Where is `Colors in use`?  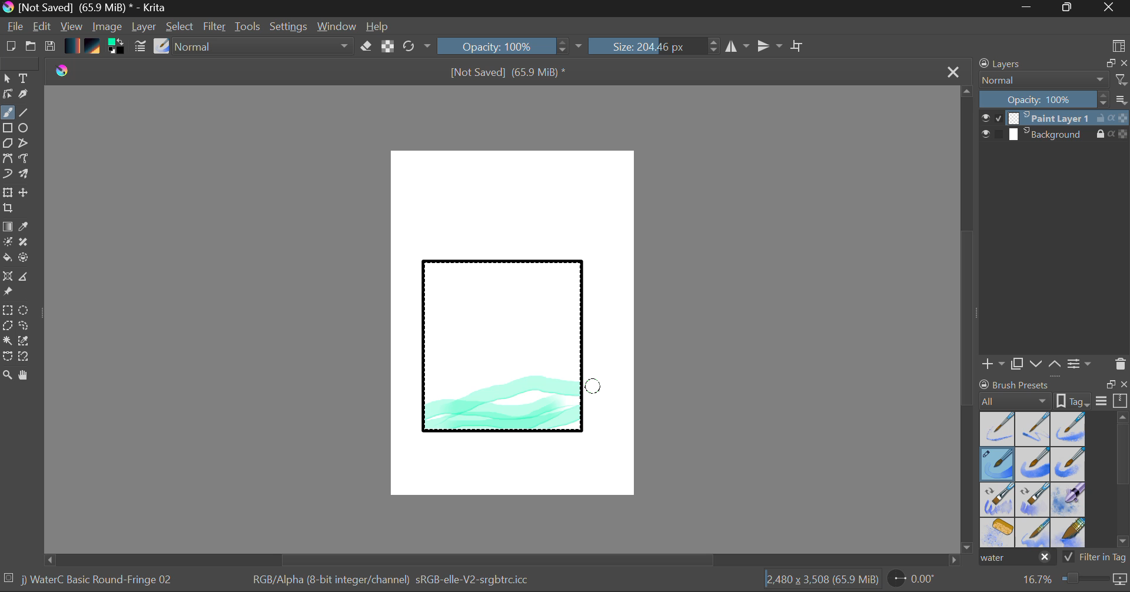 Colors in use is located at coordinates (117, 47).